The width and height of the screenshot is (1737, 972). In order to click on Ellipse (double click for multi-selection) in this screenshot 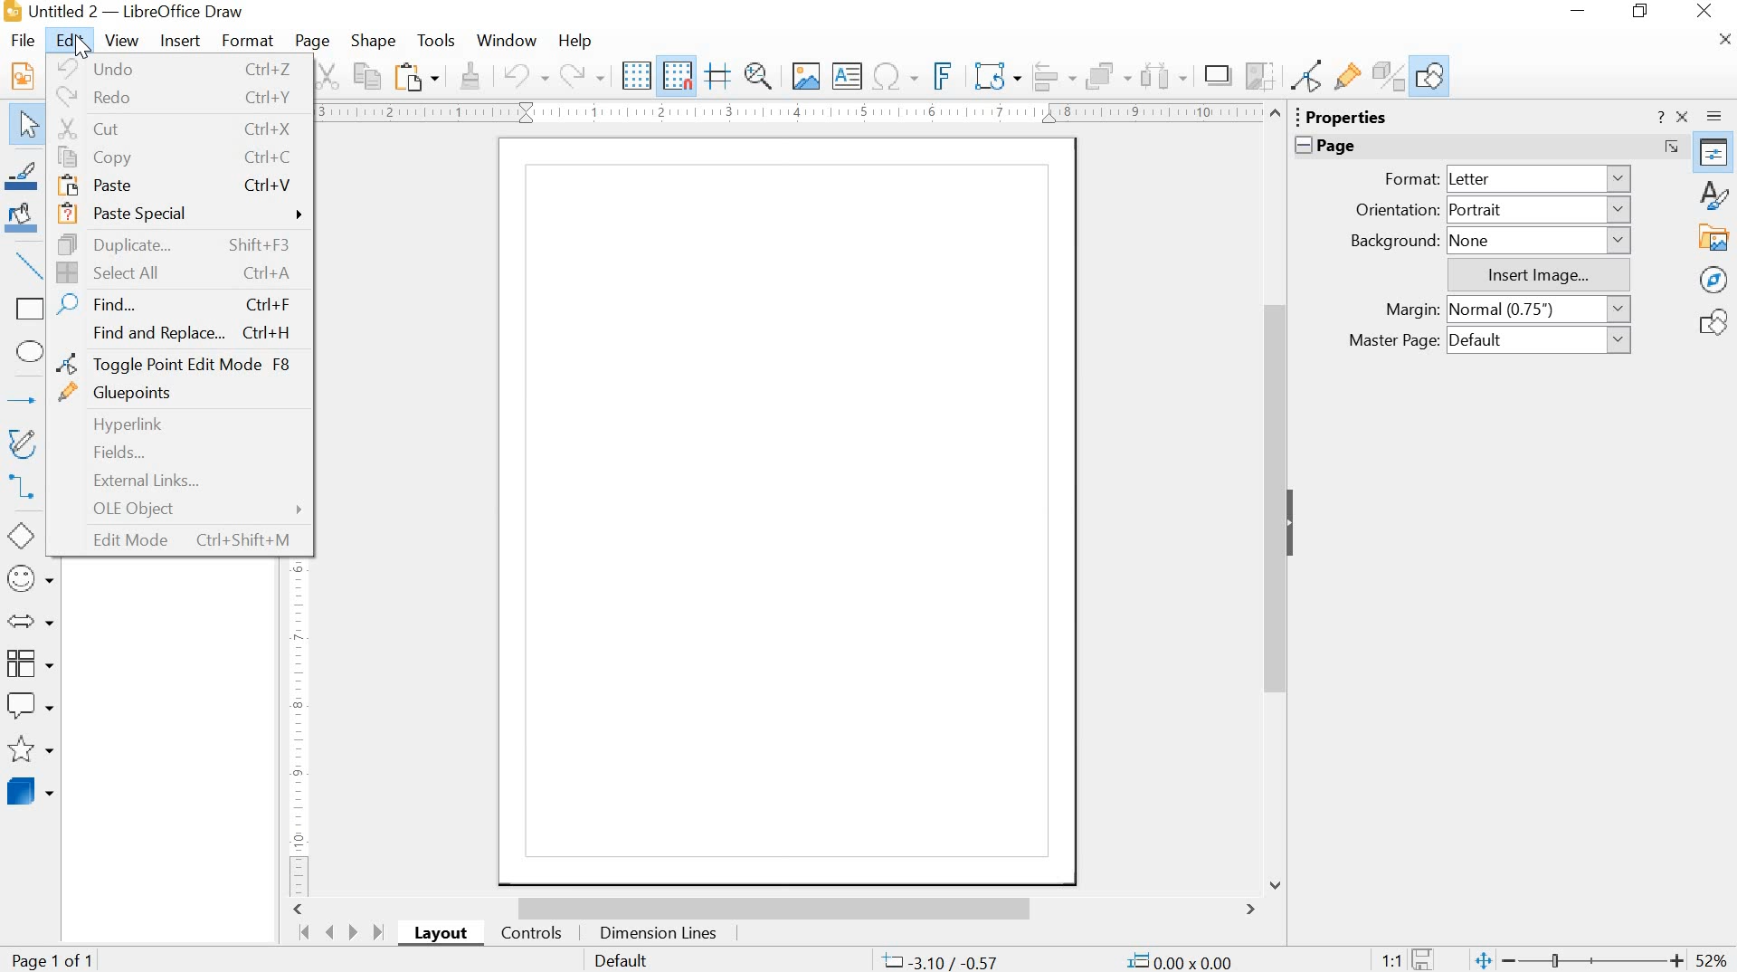, I will do `click(32, 350)`.